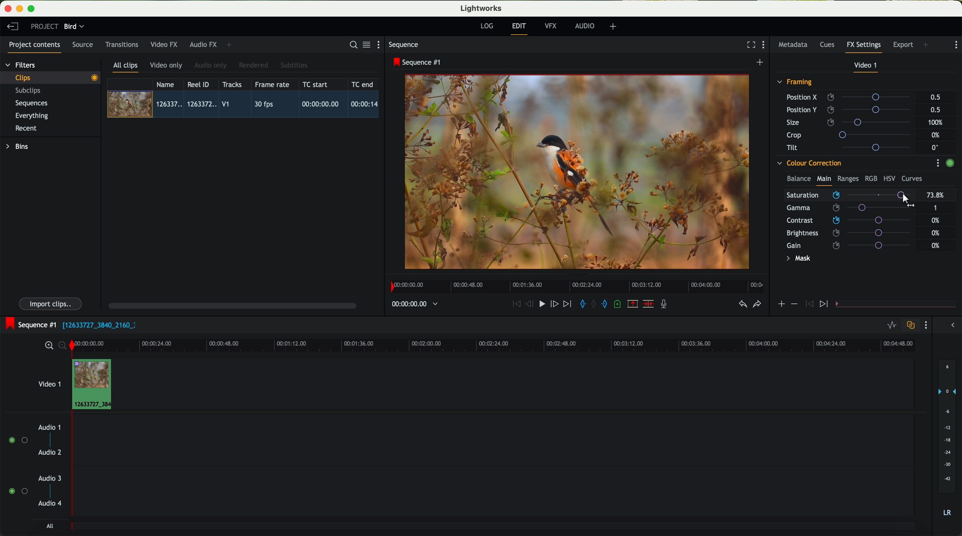  Describe the element at coordinates (531, 305) in the screenshot. I see `nudge one frame back` at that location.